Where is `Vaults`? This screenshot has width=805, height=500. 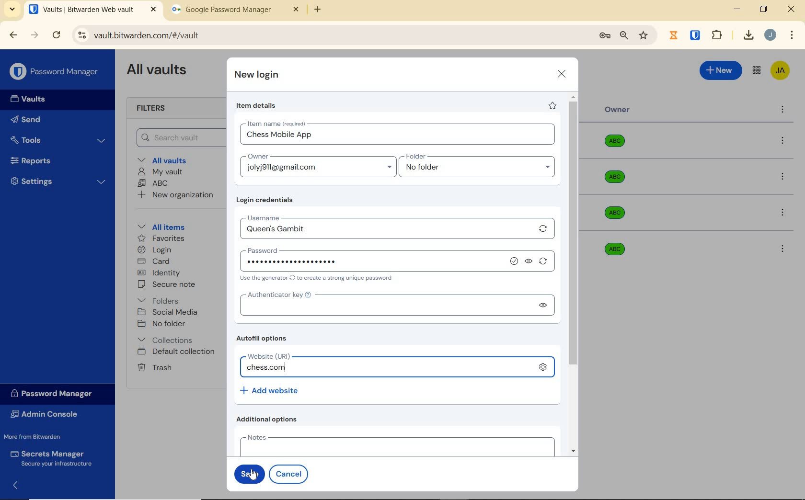
Vaults is located at coordinates (31, 99).